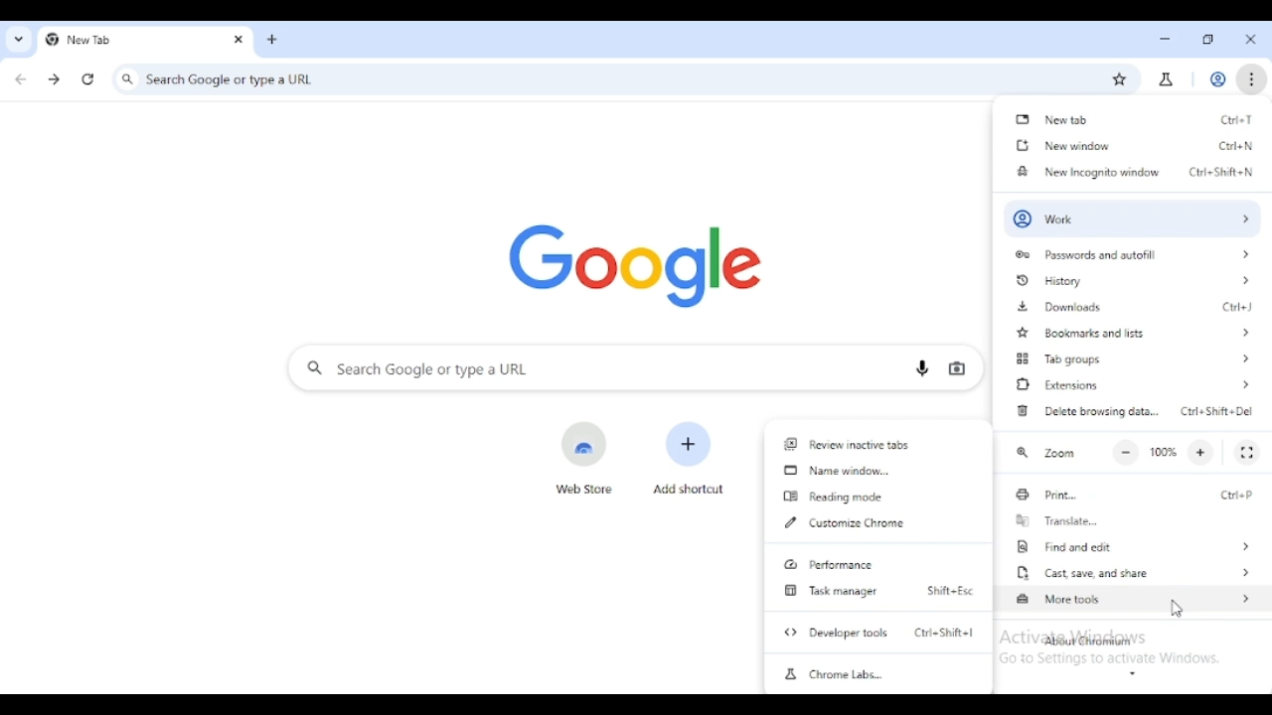 This screenshot has height=715, width=1272. What do you see at coordinates (1059, 307) in the screenshot?
I see `downloads` at bounding box center [1059, 307].